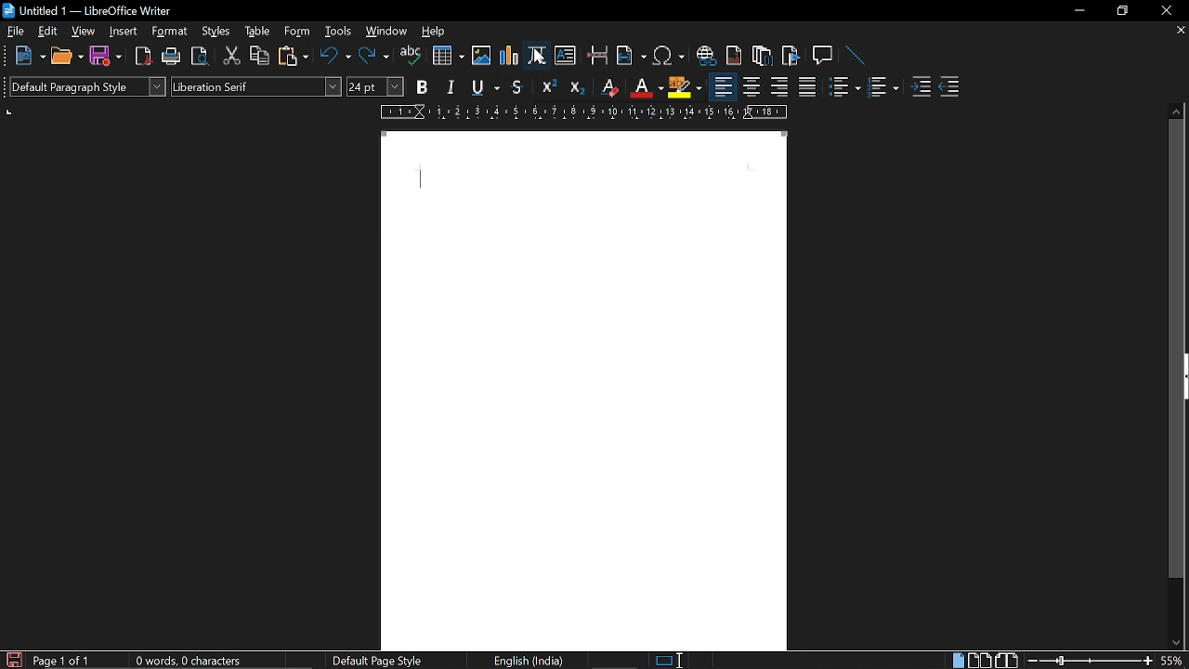 Image resolution: width=1189 pixels, height=669 pixels. Describe the element at coordinates (846, 88) in the screenshot. I see `toggle ordered list` at that location.